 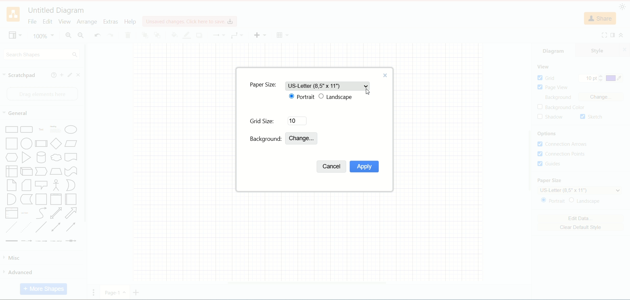 What do you see at coordinates (32, 22) in the screenshot?
I see `file` at bounding box center [32, 22].